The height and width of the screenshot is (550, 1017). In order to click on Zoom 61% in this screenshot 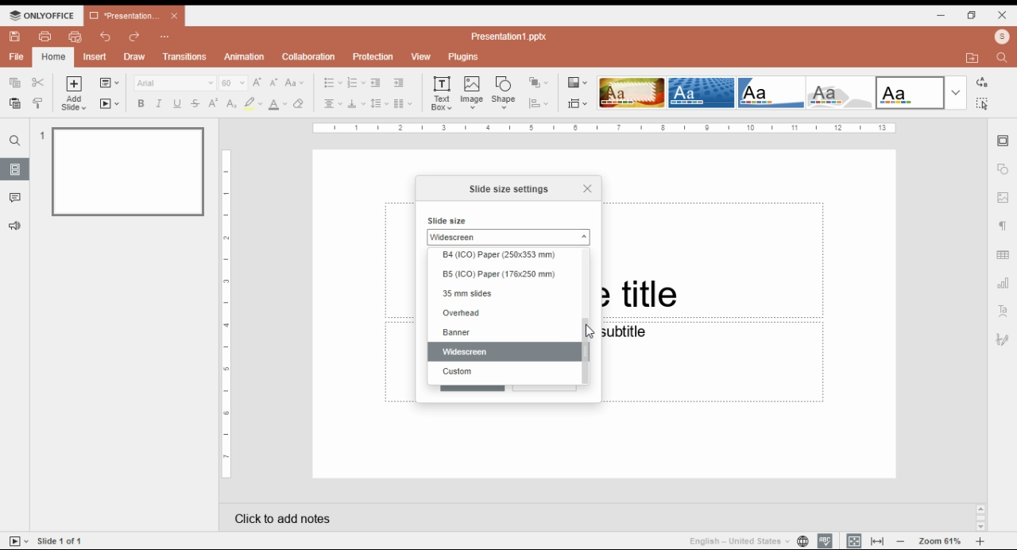, I will do `click(942, 540)`.